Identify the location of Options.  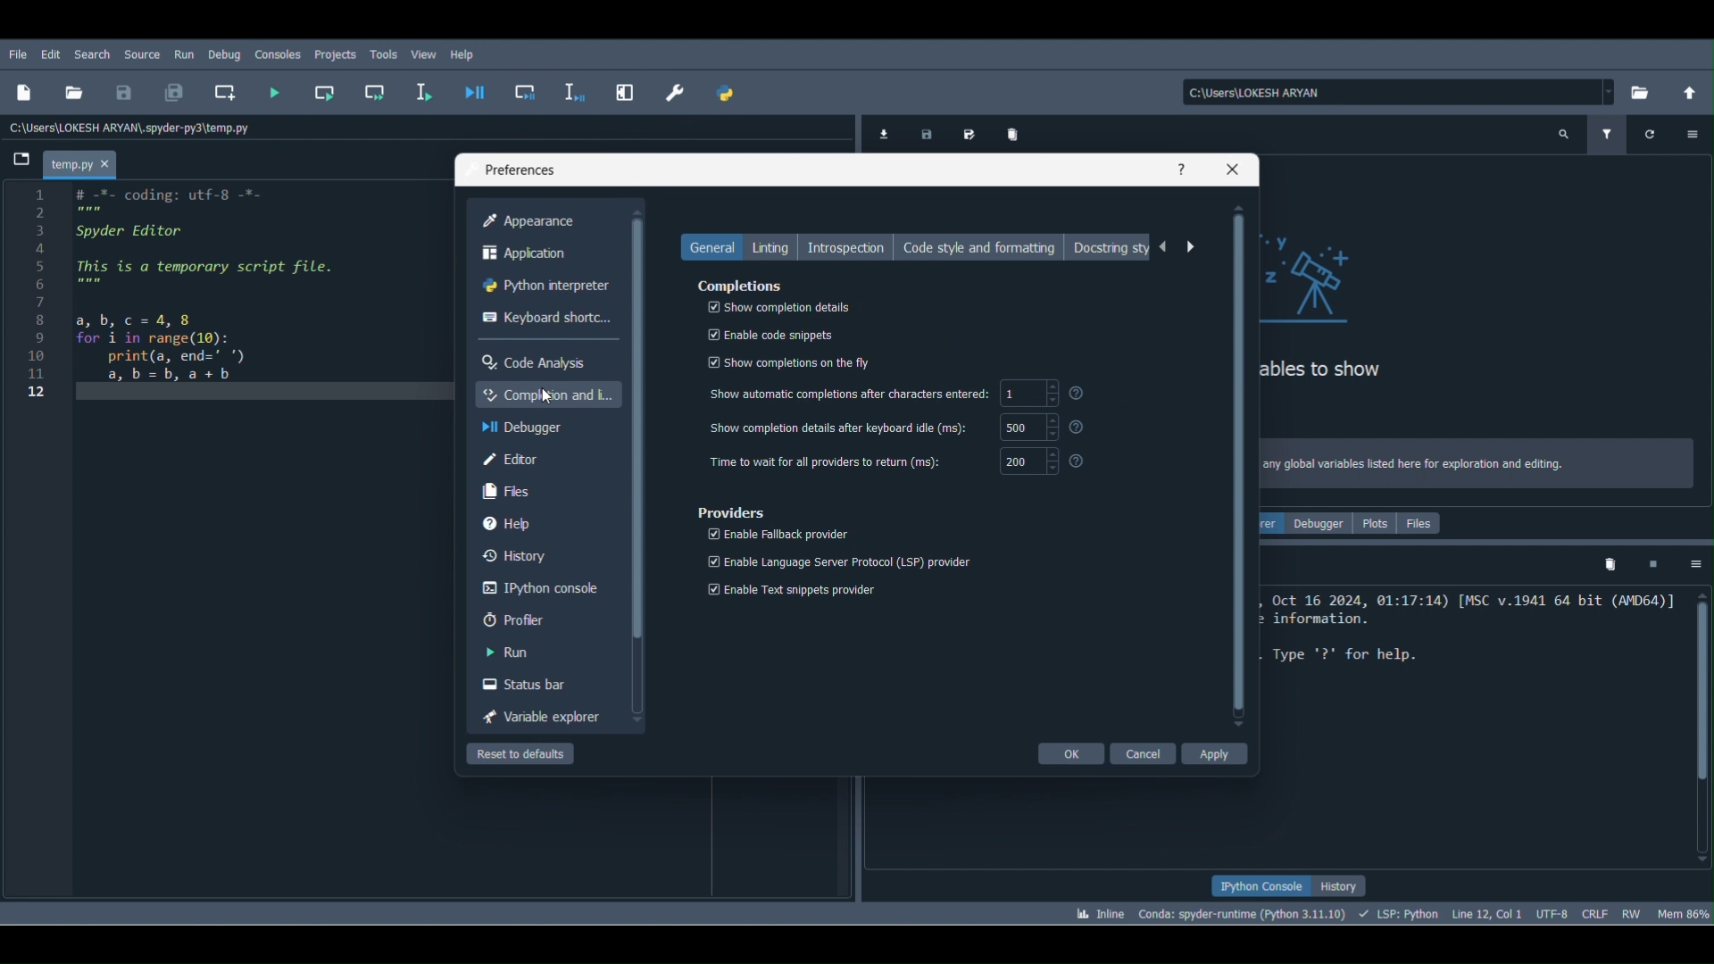
(1693, 131).